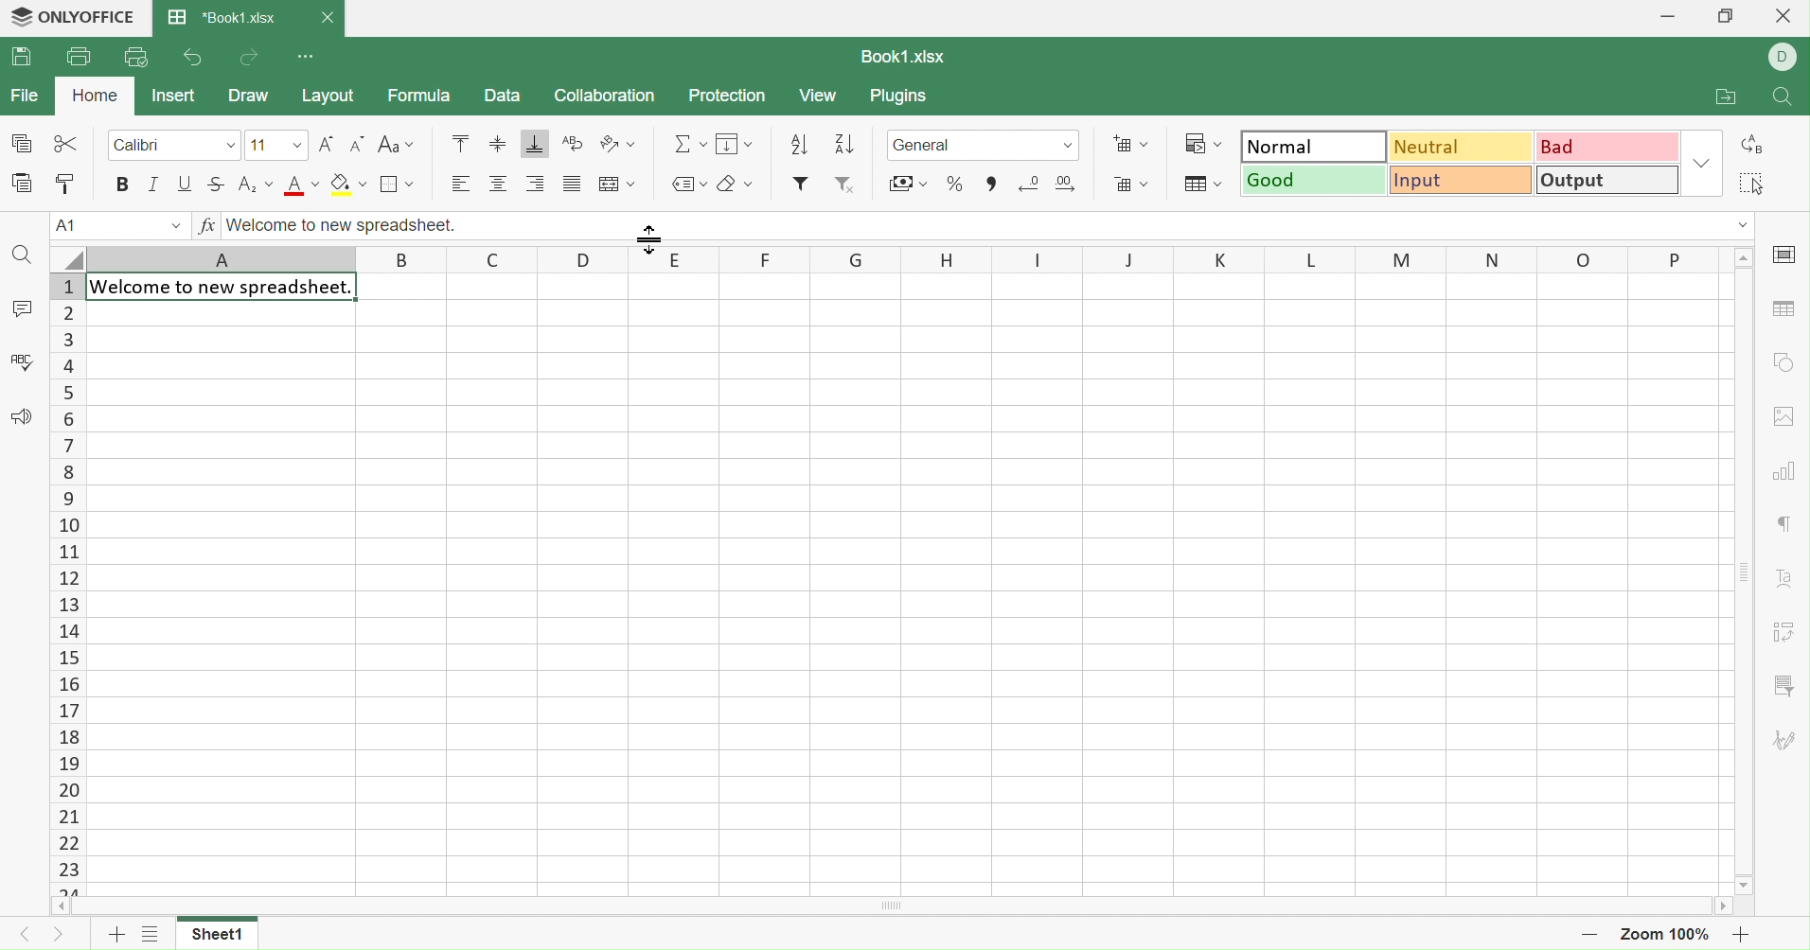 Image resolution: width=1810 pixels, height=950 pixels. Describe the element at coordinates (802, 184) in the screenshot. I see `Insert Filter` at that location.